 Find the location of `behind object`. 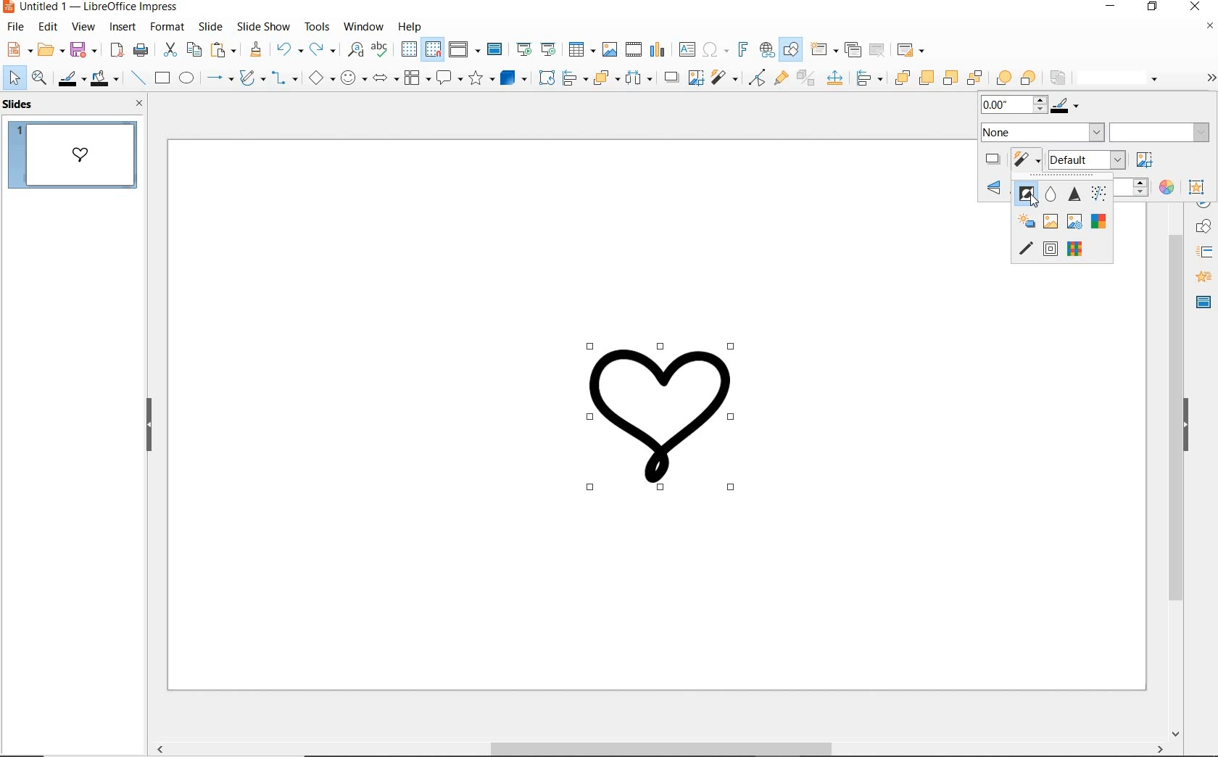

behind object is located at coordinates (1029, 78).